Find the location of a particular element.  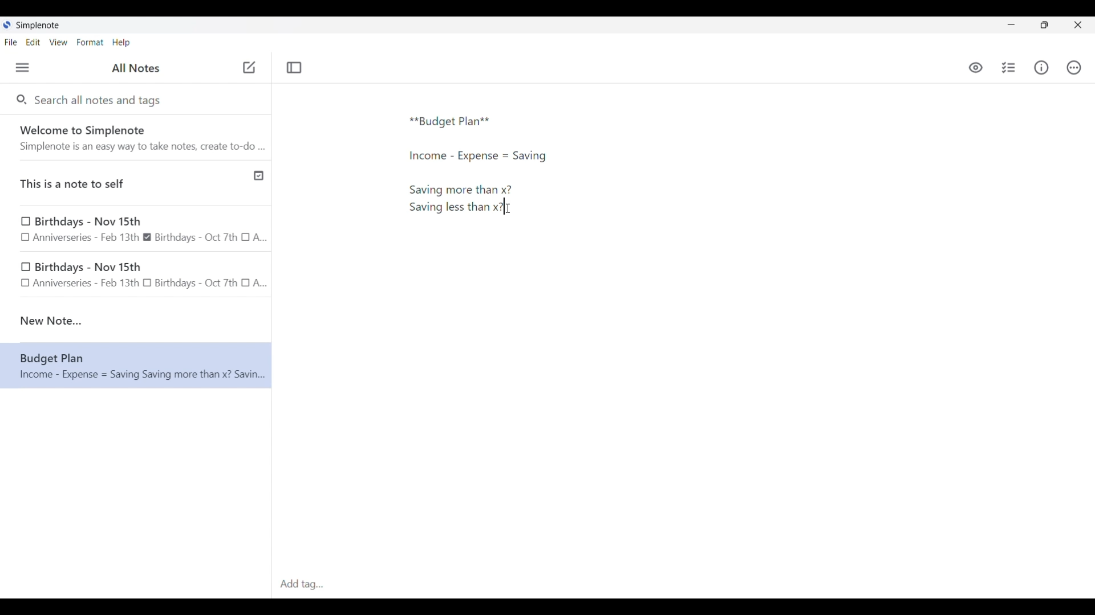

Actions is located at coordinates (1073, 68).